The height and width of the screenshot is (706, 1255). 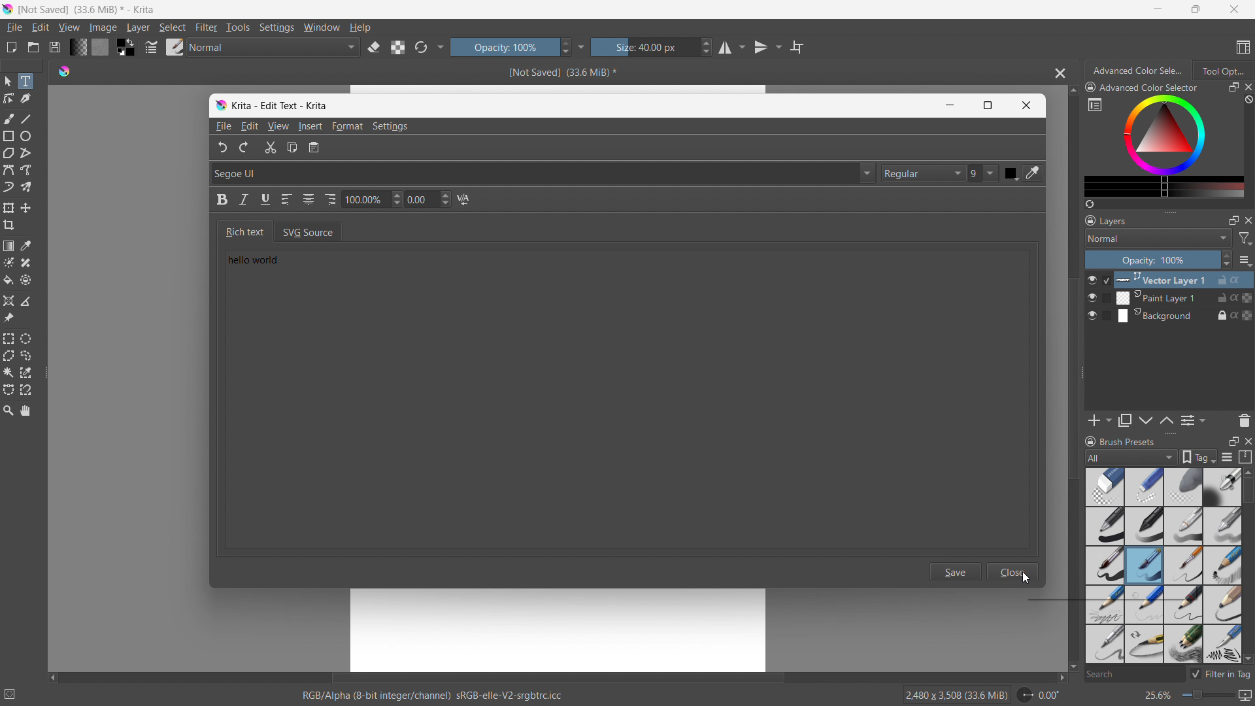 I want to click on blending mode, so click(x=1158, y=238).